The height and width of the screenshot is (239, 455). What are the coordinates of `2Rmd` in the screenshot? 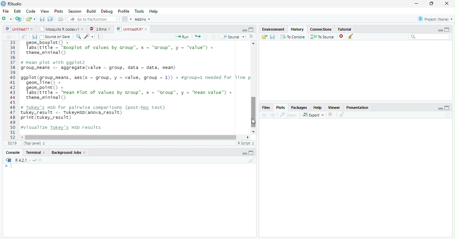 It's located at (100, 28).